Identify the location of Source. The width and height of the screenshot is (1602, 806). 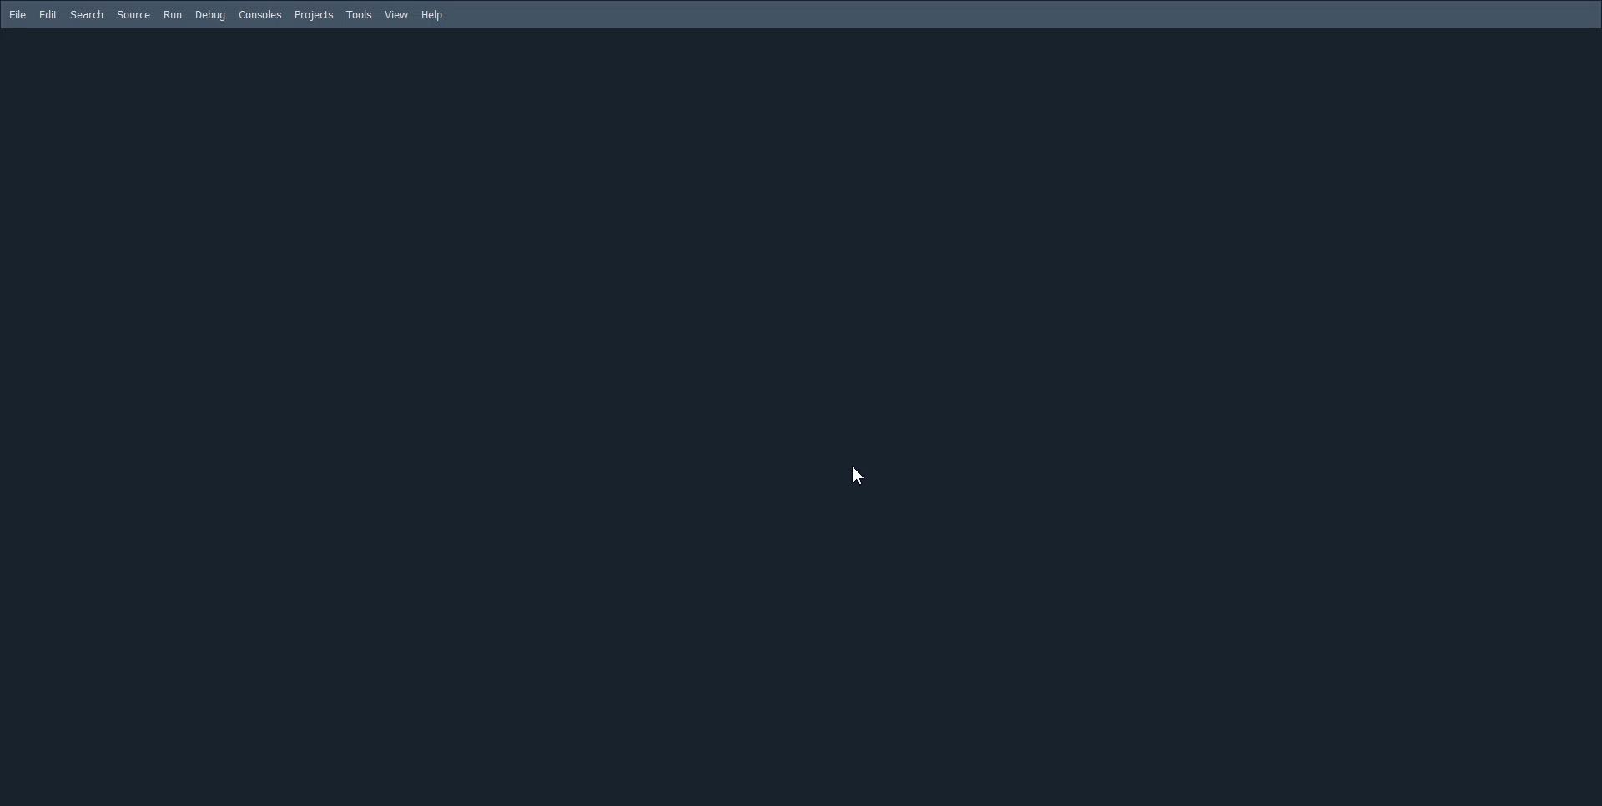
(133, 13).